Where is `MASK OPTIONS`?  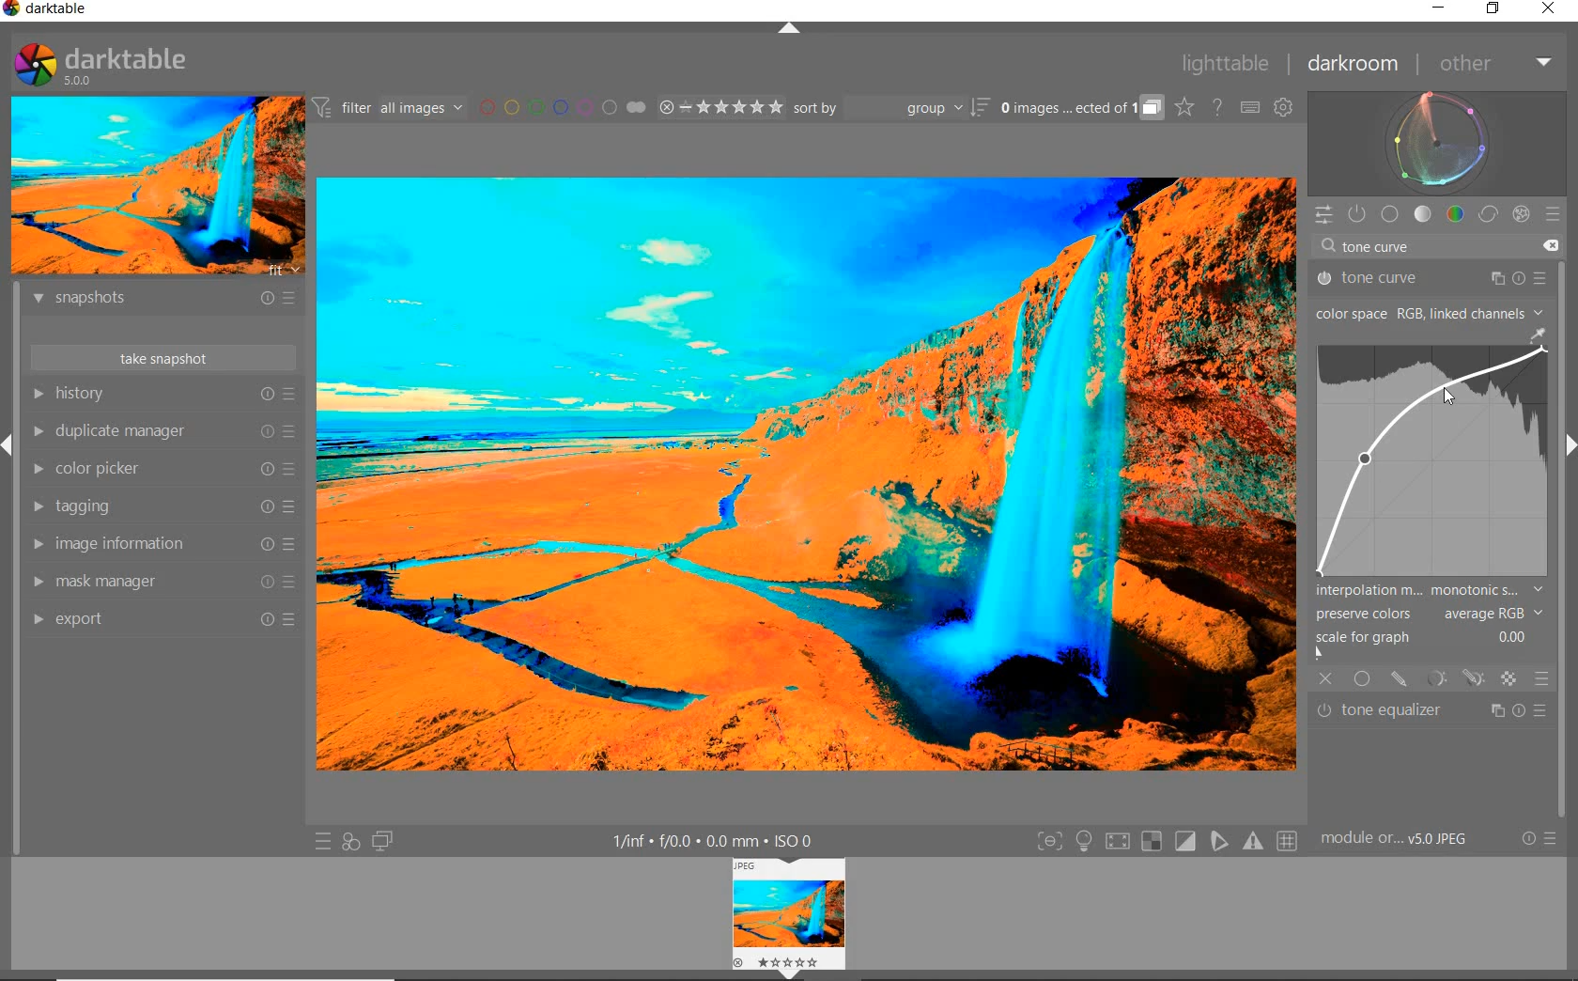 MASK OPTIONS is located at coordinates (1454, 679).